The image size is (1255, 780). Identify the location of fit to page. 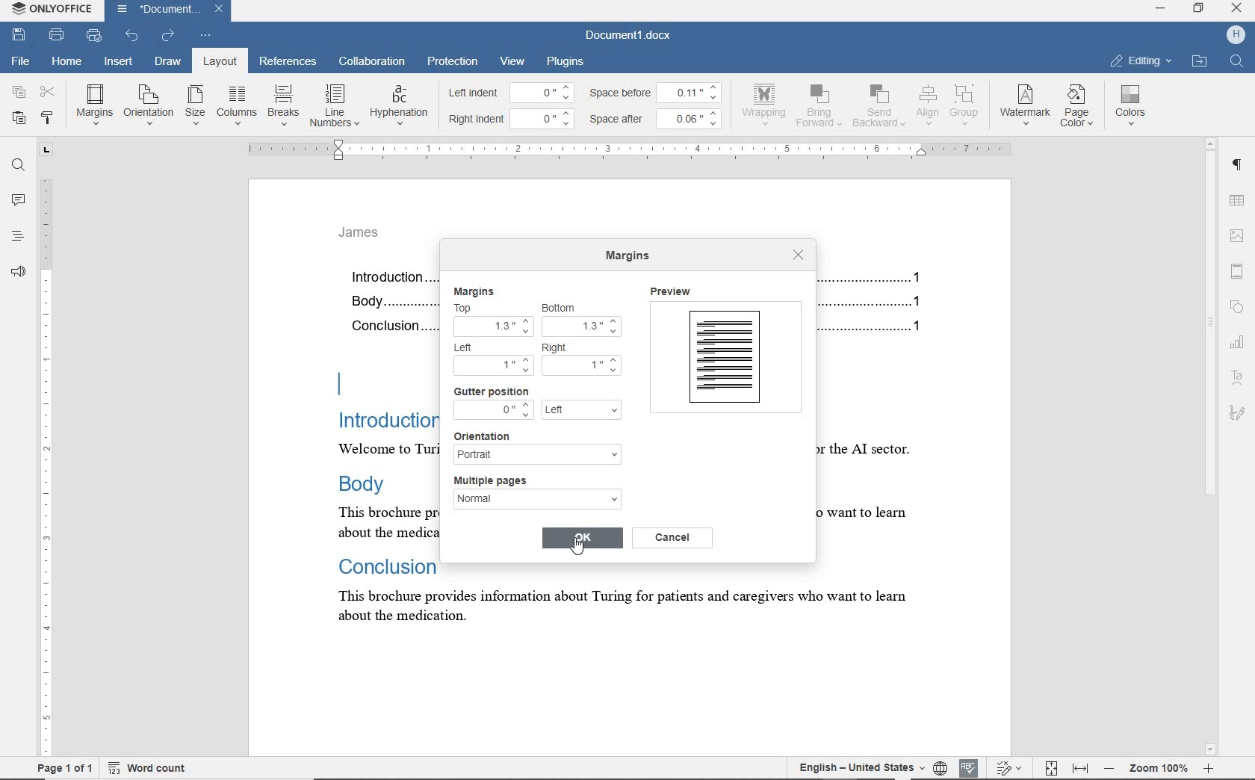
(1050, 767).